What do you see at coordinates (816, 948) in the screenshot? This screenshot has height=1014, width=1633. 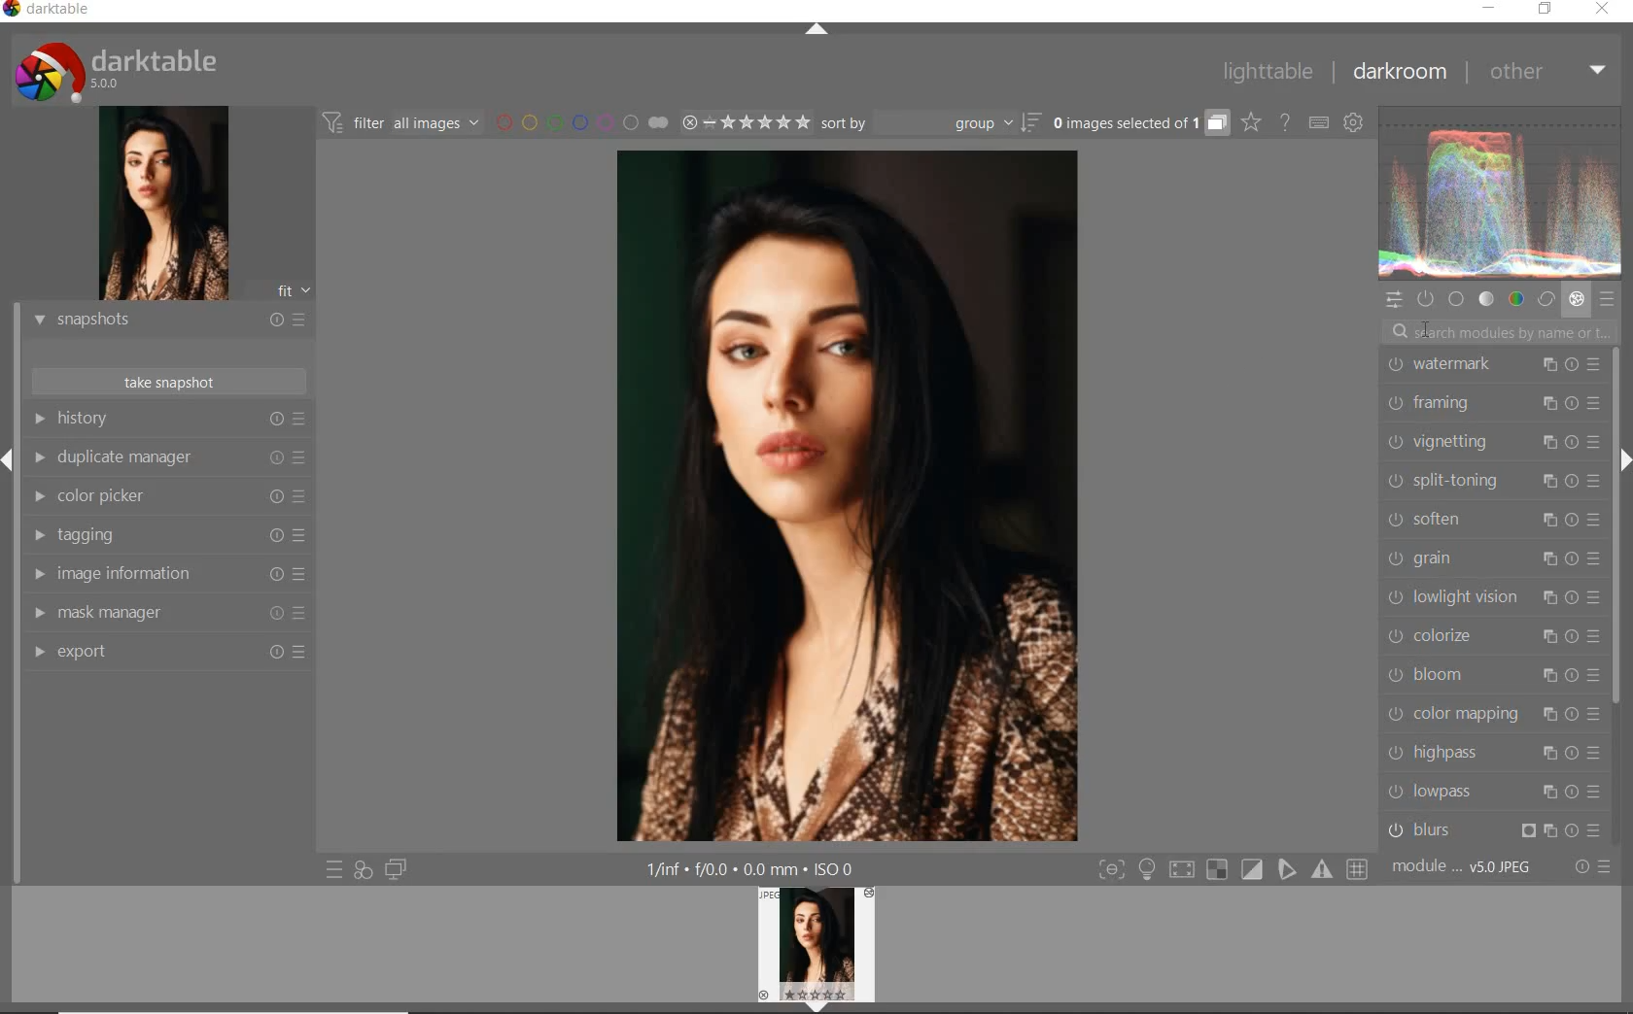 I see `image preview` at bounding box center [816, 948].